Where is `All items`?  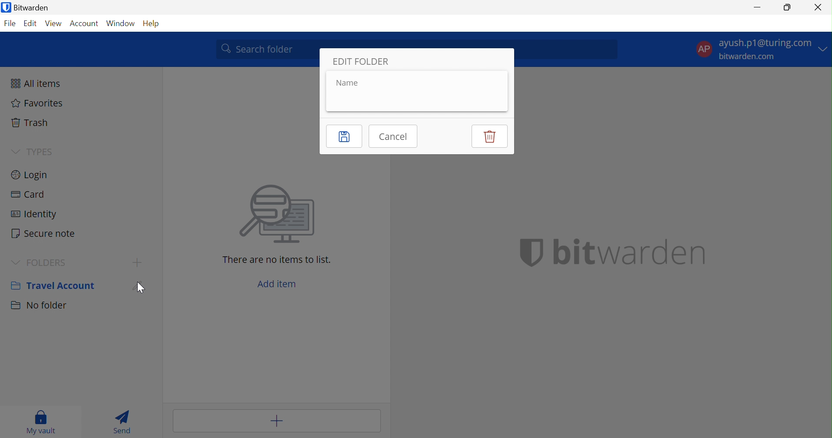
All items is located at coordinates (36, 83).